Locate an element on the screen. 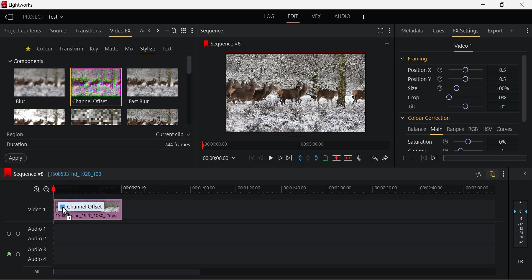 This screenshot has height=280, width=532. Next keyframe is located at coordinates (435, 159).